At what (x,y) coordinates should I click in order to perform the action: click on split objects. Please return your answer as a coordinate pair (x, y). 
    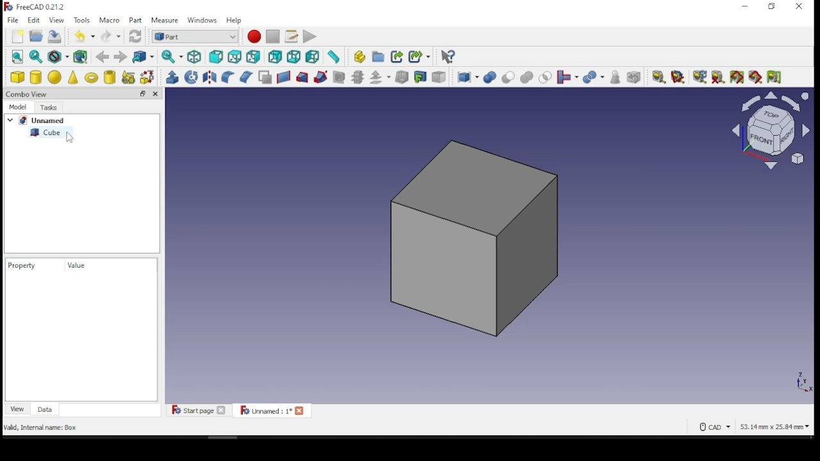
    Looking at the image, I should click on (594, 78).